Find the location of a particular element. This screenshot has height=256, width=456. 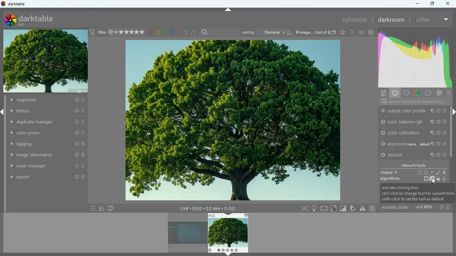

copy is located at coordinates (333, 32).